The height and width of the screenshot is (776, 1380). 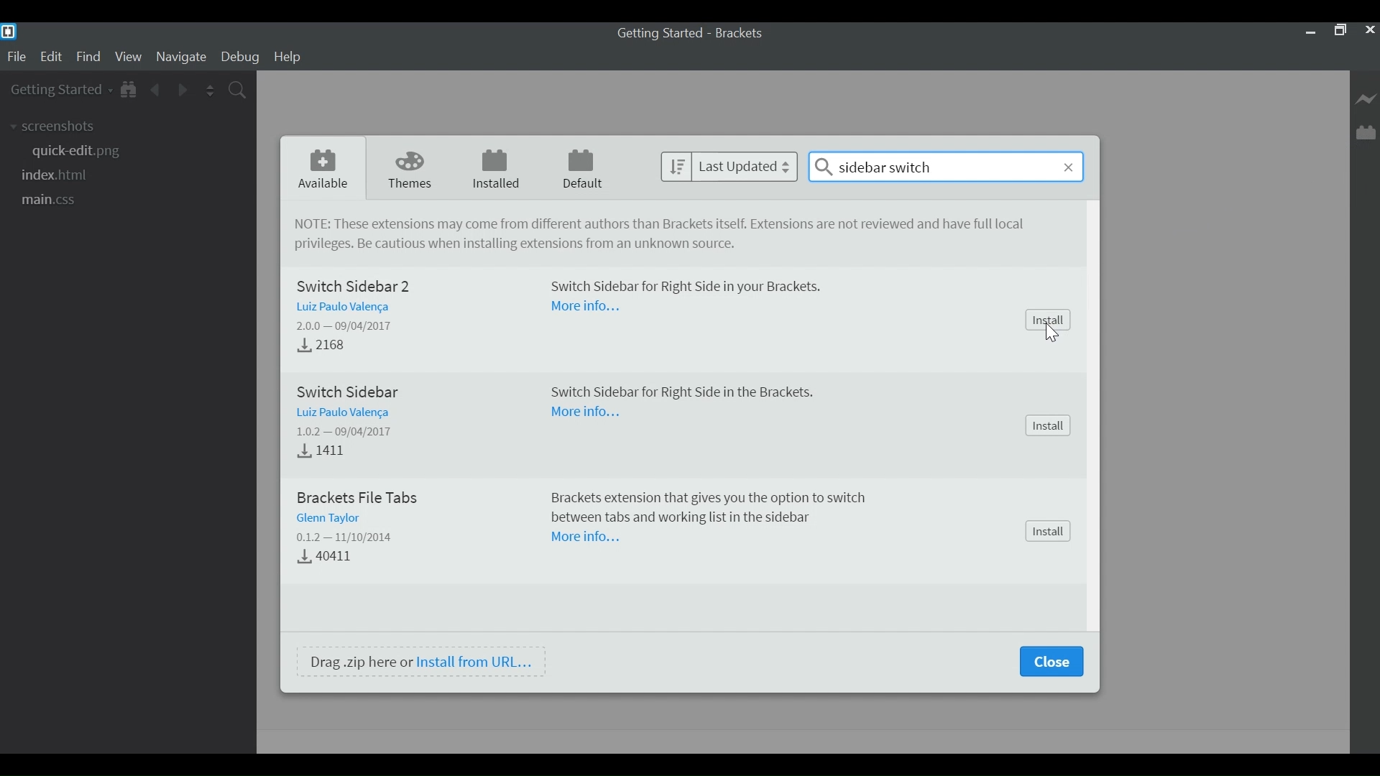 What do you see at coordinates (16, 57) in the screenshot?
I see `File` at bounding box center [16, 57].